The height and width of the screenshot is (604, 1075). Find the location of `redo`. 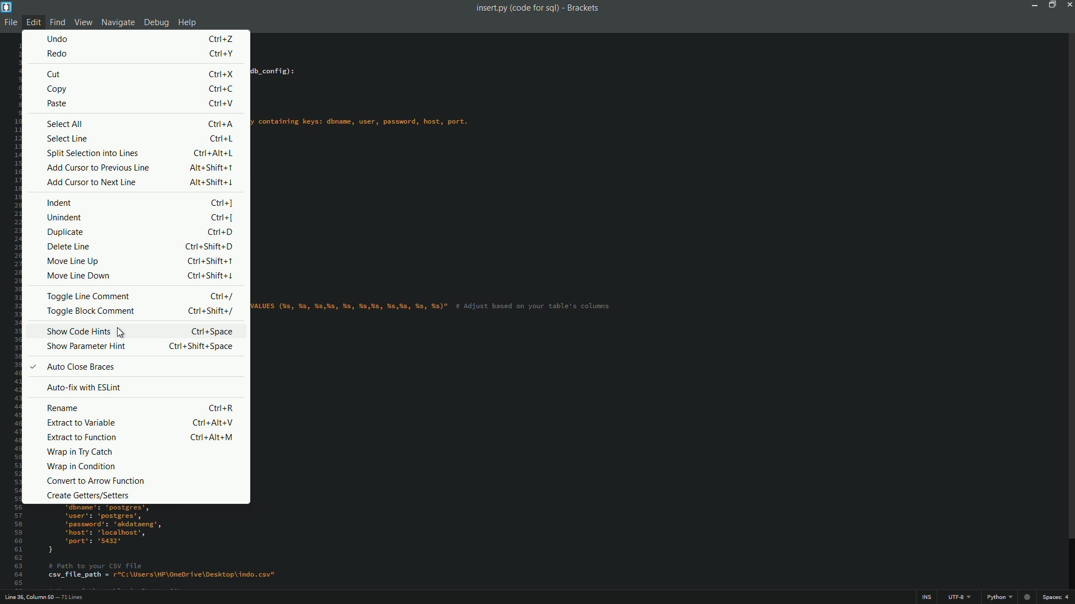

redo is located at coordinates (56, 53).